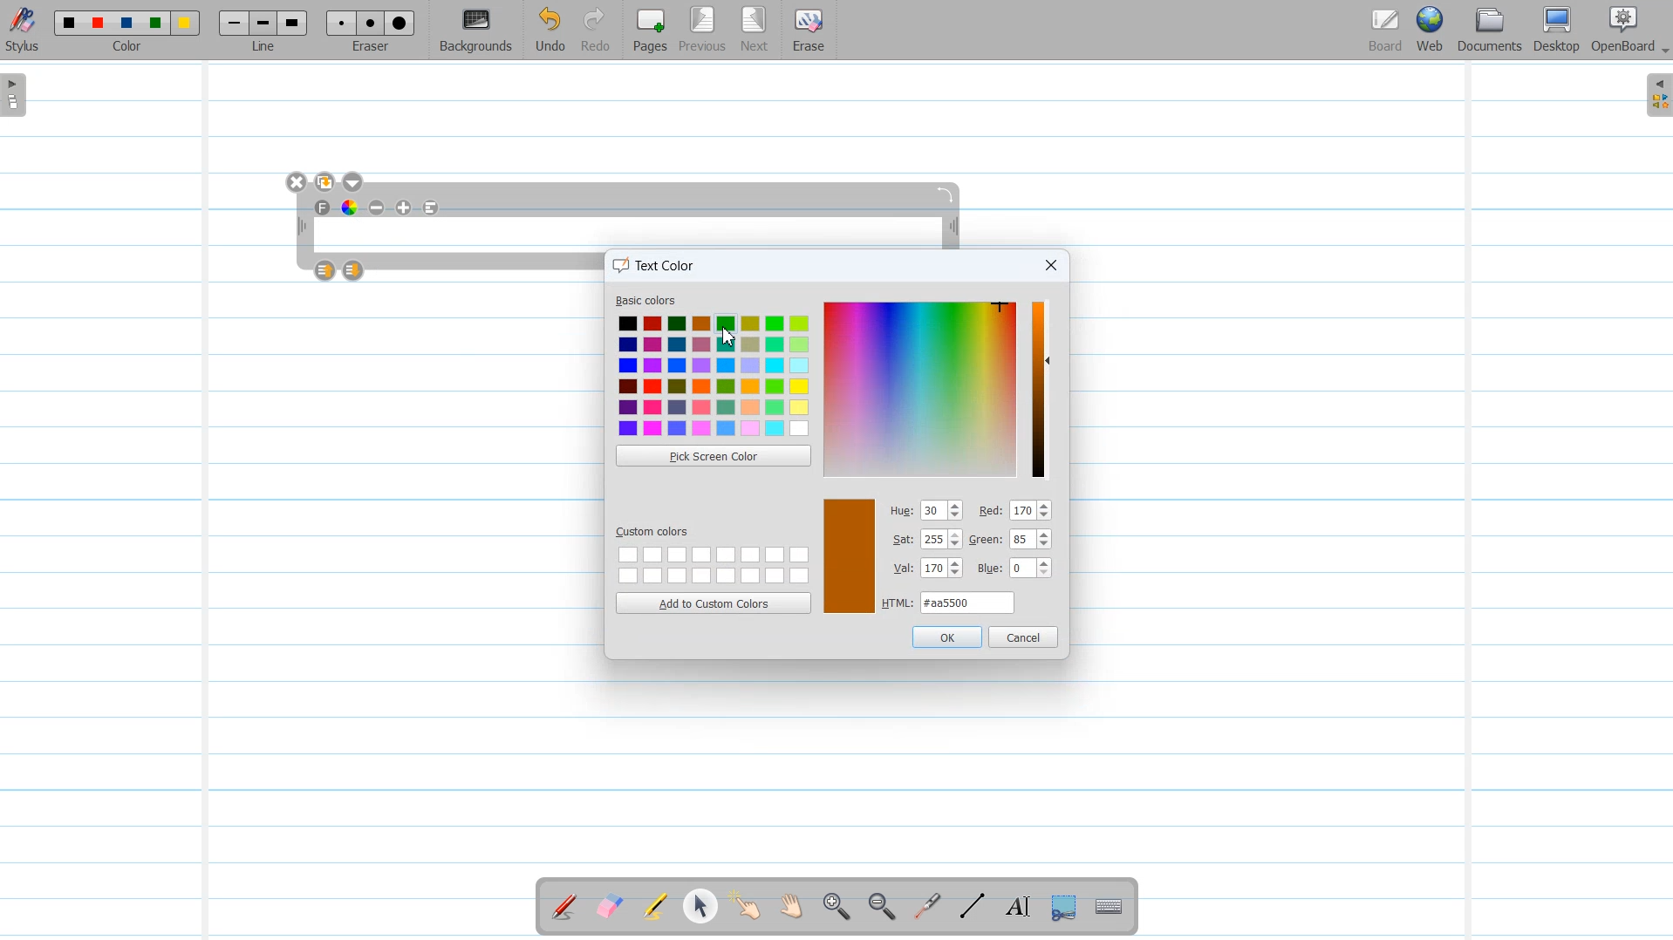  I want to click on Desktop, so click(1556, 31).